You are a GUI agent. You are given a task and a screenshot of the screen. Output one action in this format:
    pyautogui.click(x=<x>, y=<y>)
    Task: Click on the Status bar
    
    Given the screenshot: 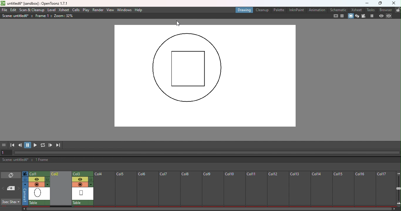 What is the action you would take?
    pyautogui.click(x=200, y=160)
    